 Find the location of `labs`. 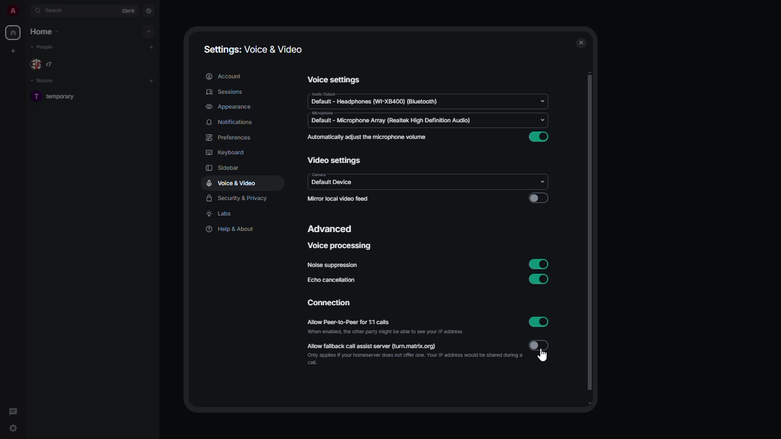

labs is located at coordinates (221, 214).